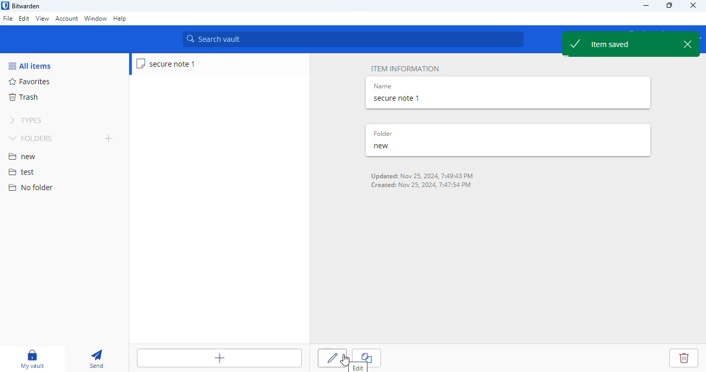 The height and width of the screenshot is (372, 706). Describe the element at coordinates (8, 19) in the screenshot. I see `file` at that location.